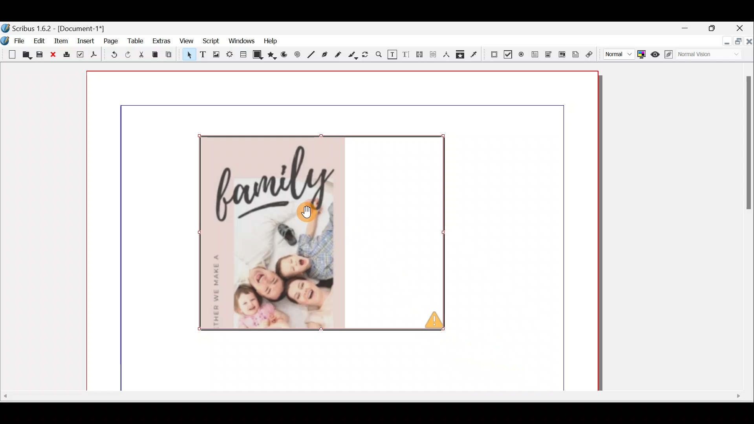 The image size is (754, 424). What do you see at coordinates (323, 55) in the screenshot?
I see `Bezier curve` at bounding box center [323, 55].